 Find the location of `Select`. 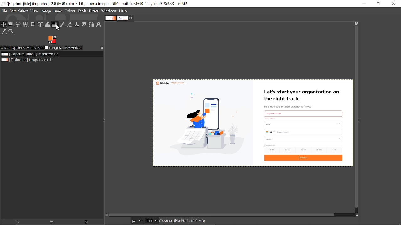

Select is located at coordinates (23, 11).